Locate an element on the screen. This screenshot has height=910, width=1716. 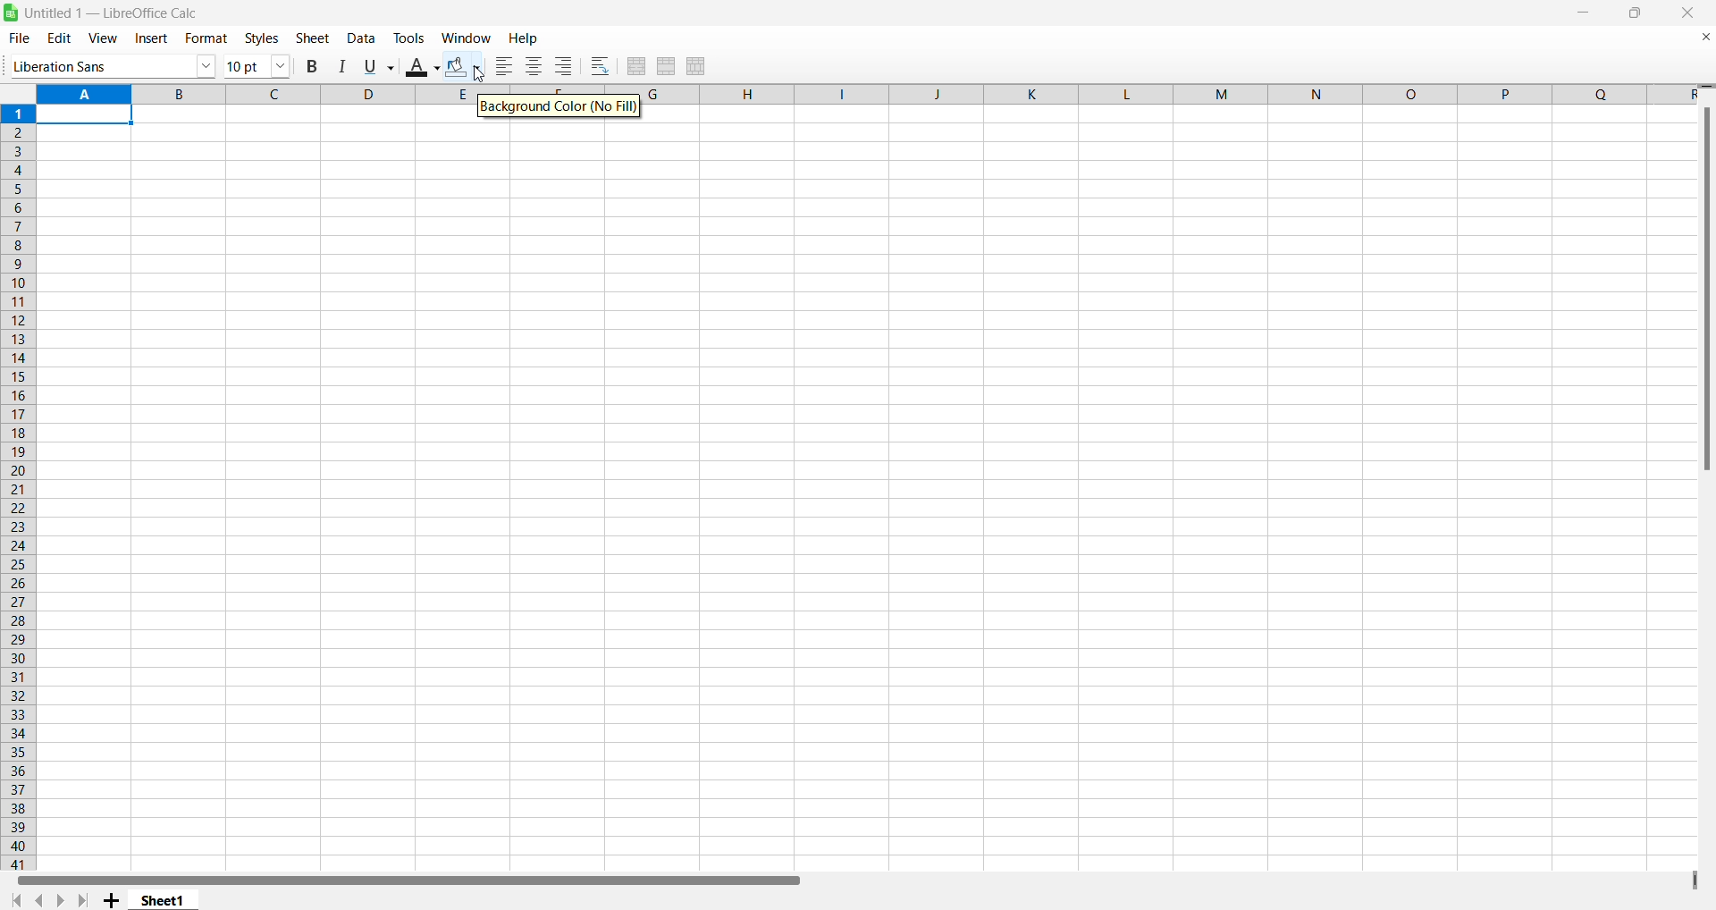
Untitled 1 - LibreOffice Calc is located at coordinates (122, 13).